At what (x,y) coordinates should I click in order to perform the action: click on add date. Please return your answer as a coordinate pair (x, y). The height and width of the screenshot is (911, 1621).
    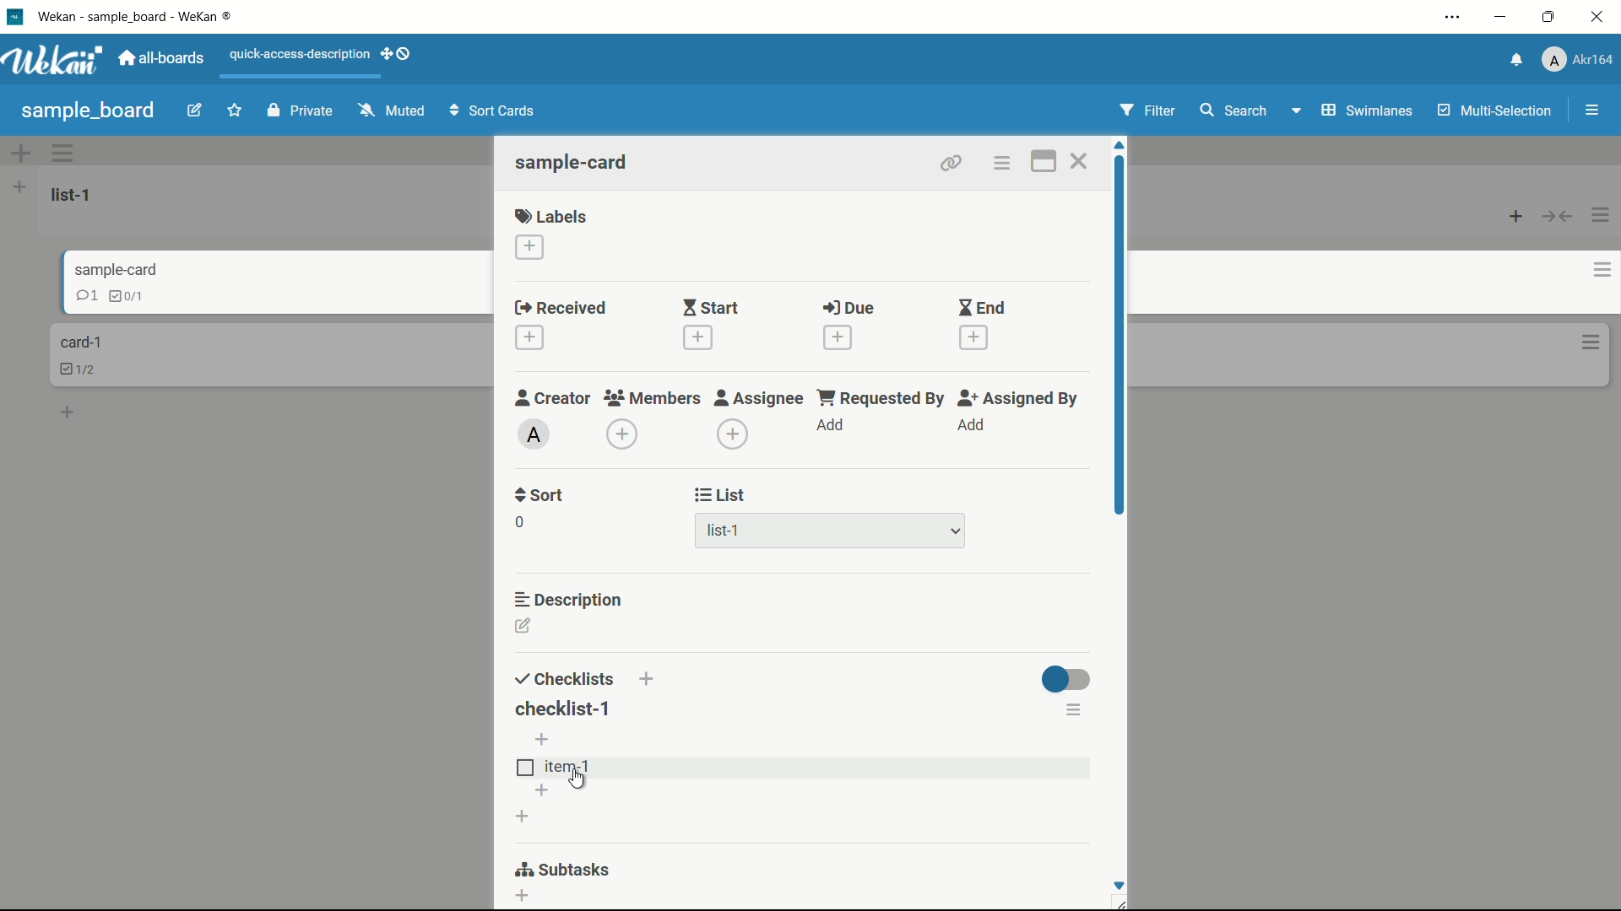
    Looking at the image, I should click on (698, 337).